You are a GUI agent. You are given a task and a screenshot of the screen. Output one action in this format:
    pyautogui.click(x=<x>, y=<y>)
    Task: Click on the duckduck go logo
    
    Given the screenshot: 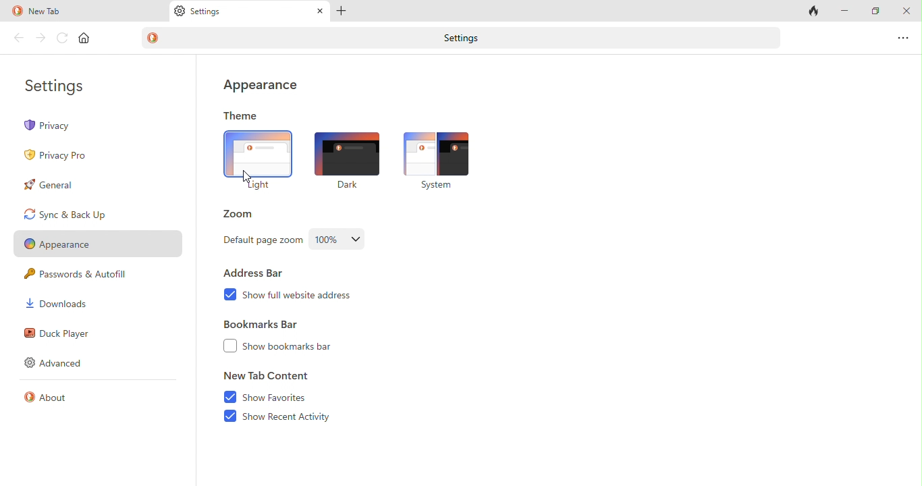 What is the action you would take?
    pyautogui.click(x=16, y=11)
    